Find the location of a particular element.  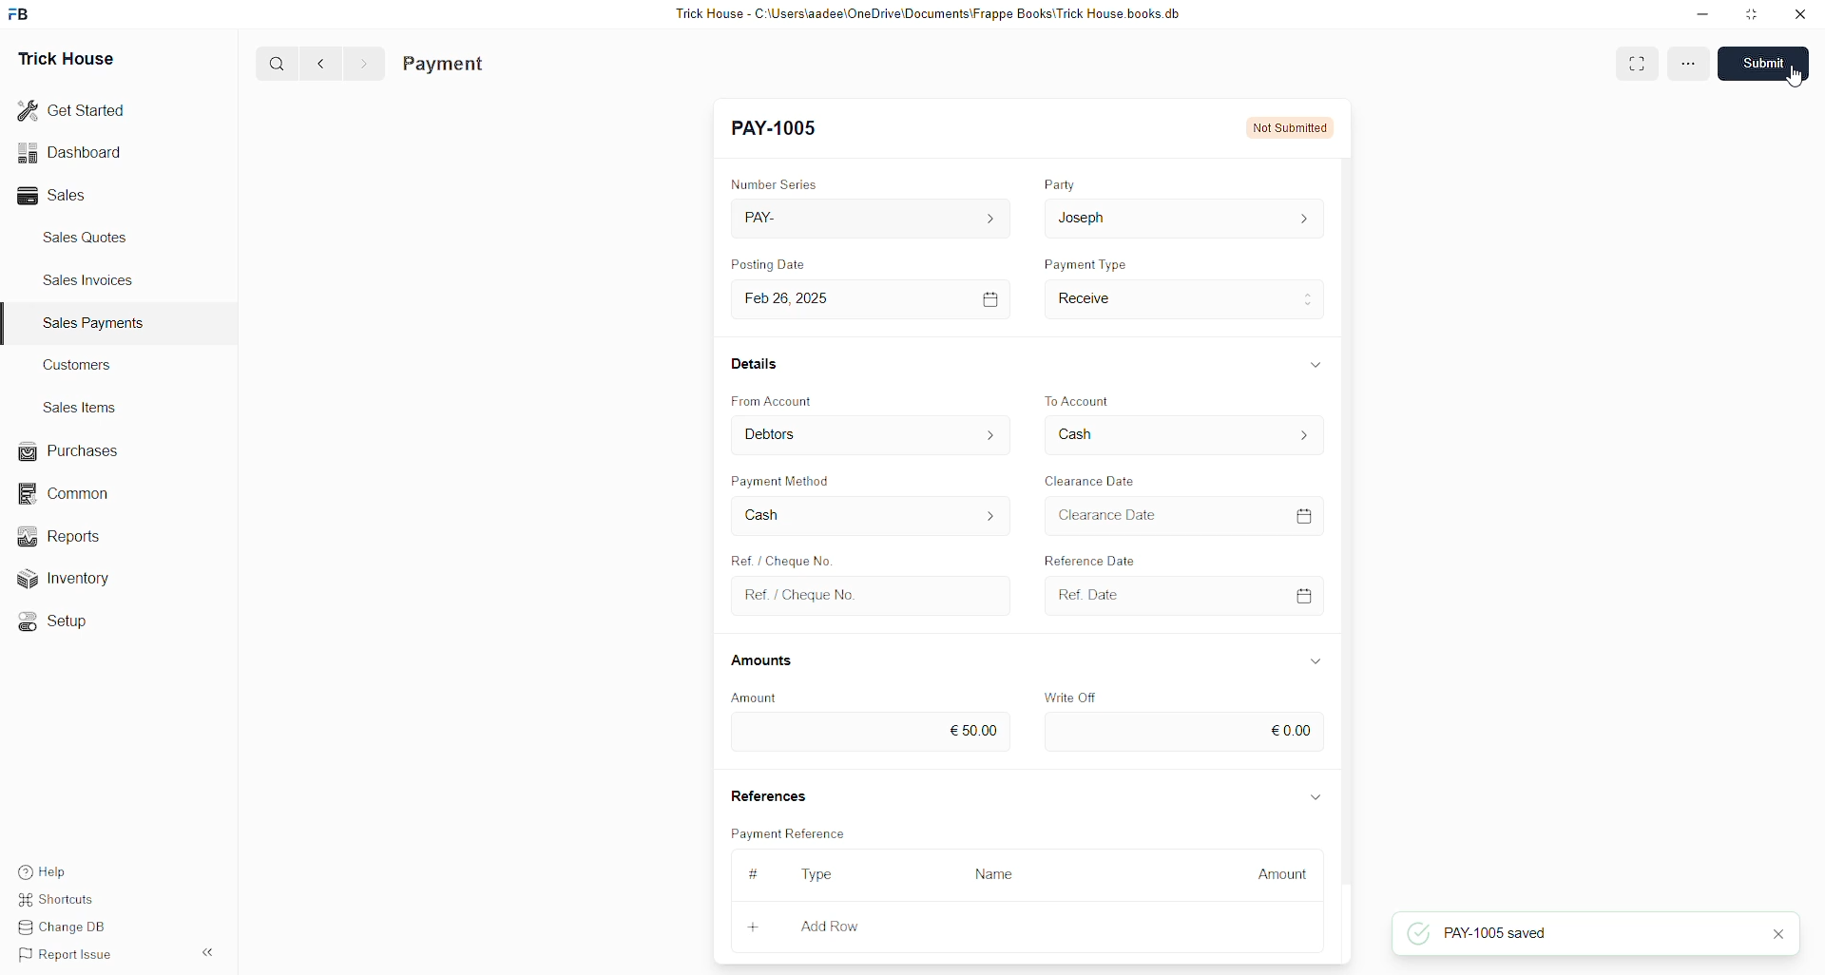

minimize is located at coordinates (1703, 15).